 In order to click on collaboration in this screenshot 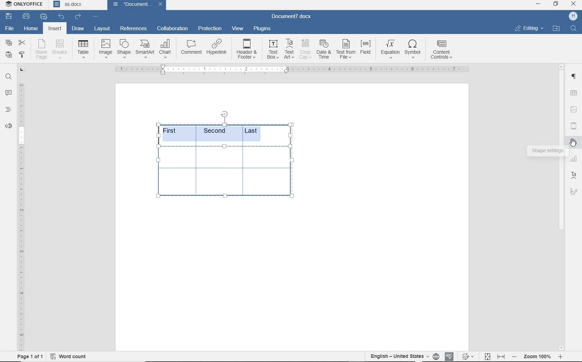, I will do `click(173, 29)`.